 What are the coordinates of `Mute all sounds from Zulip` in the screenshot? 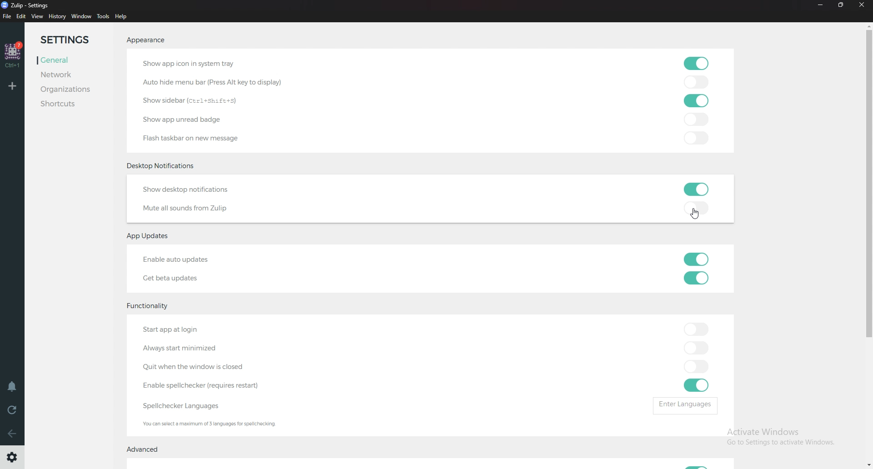 It's located at (190, 208).